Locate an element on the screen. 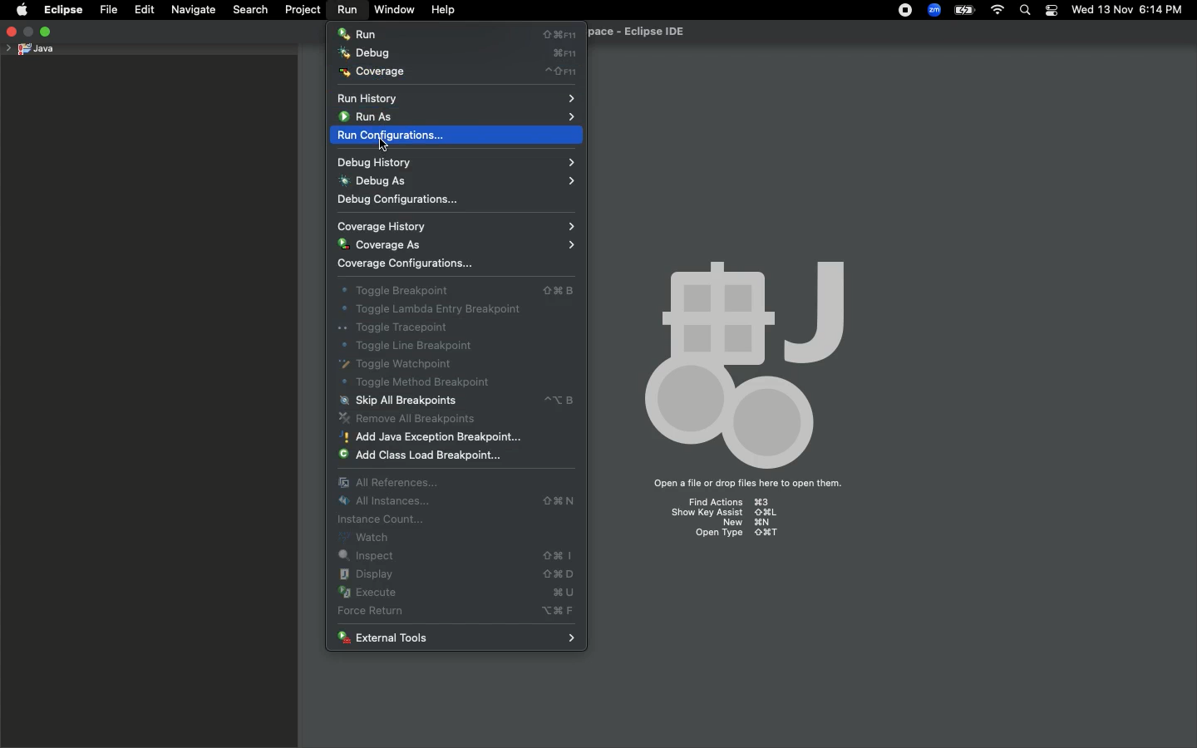 The height and width of the screenshot is (748, 1197). show key assist ⇧⌘L is located at coordinates (724, 513).